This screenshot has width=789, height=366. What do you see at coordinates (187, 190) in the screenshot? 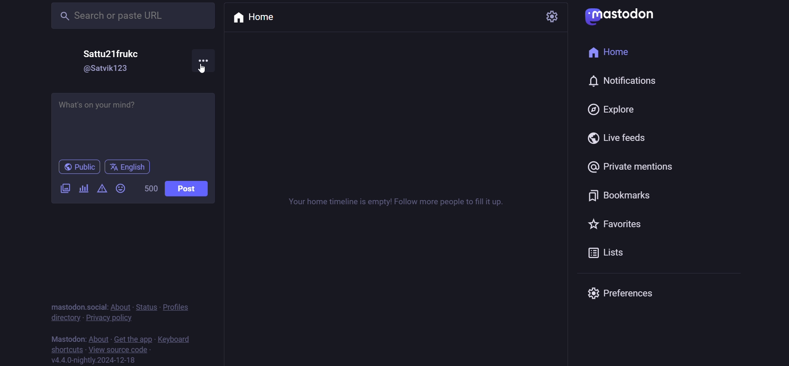
I see `post` at bounding box center [187, 190].